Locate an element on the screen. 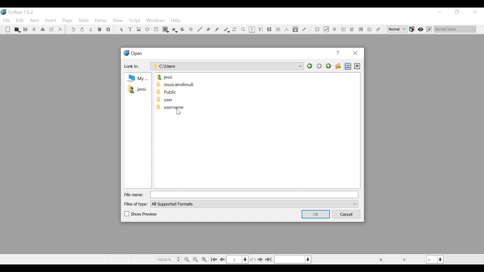  minimize is located at coordinates (440, 12).